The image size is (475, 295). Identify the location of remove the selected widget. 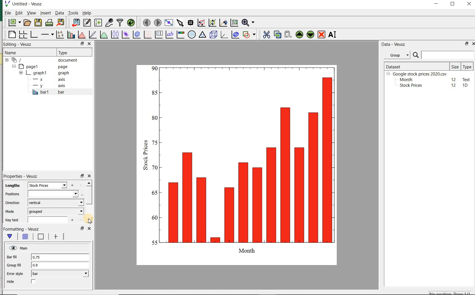
(322, 34).